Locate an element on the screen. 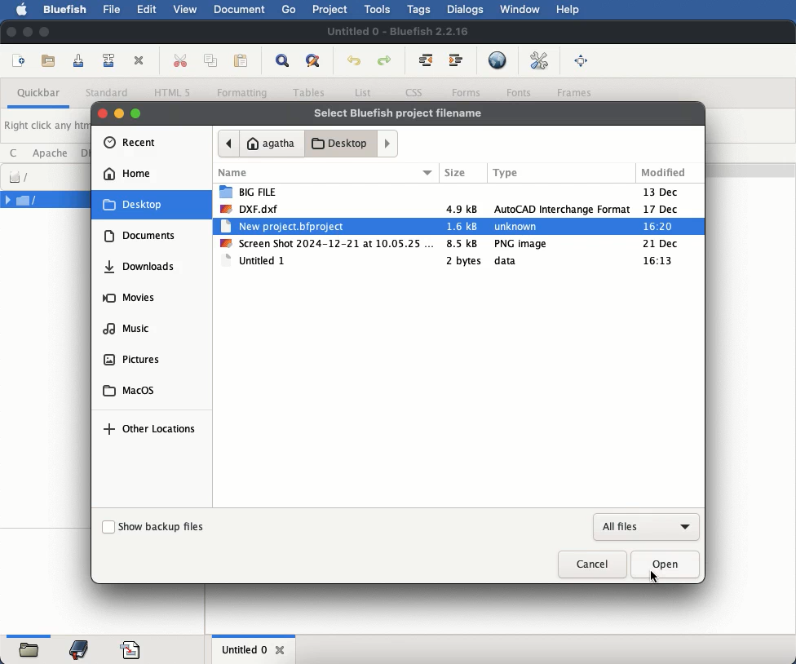  document is located at coordinates (239, 8).